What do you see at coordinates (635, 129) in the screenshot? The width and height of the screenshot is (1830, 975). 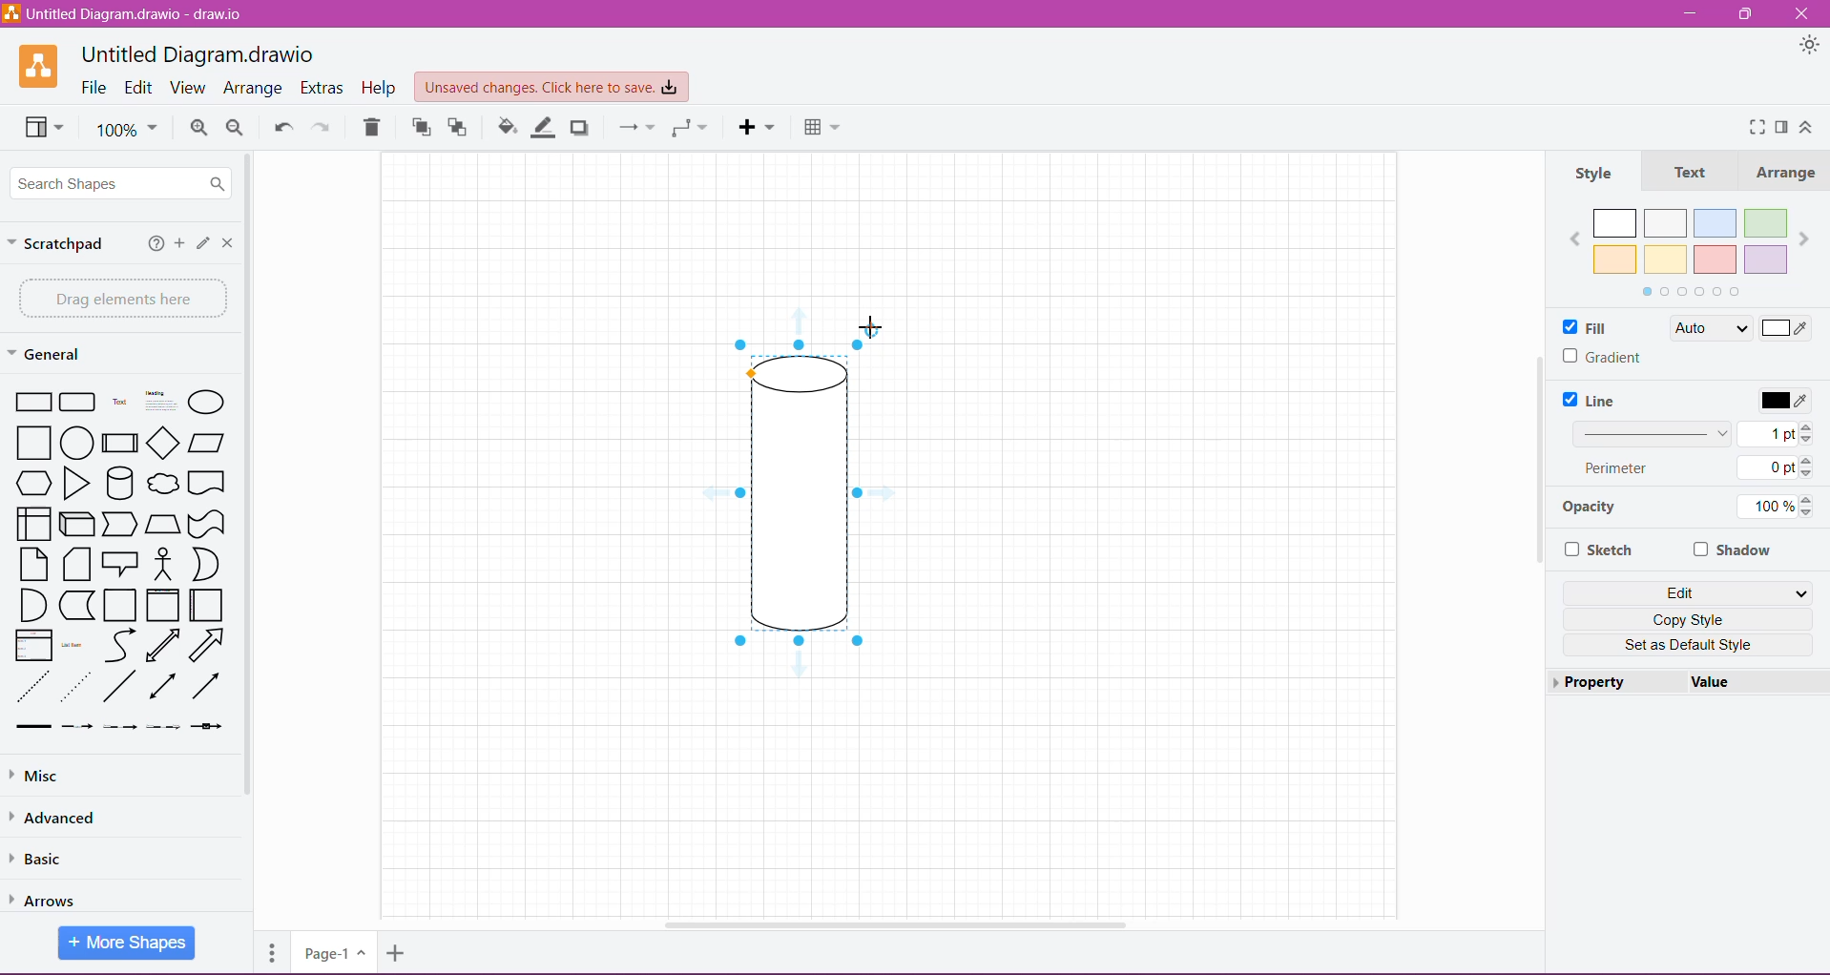 I see `Connection` at bounding box center [635, 129].